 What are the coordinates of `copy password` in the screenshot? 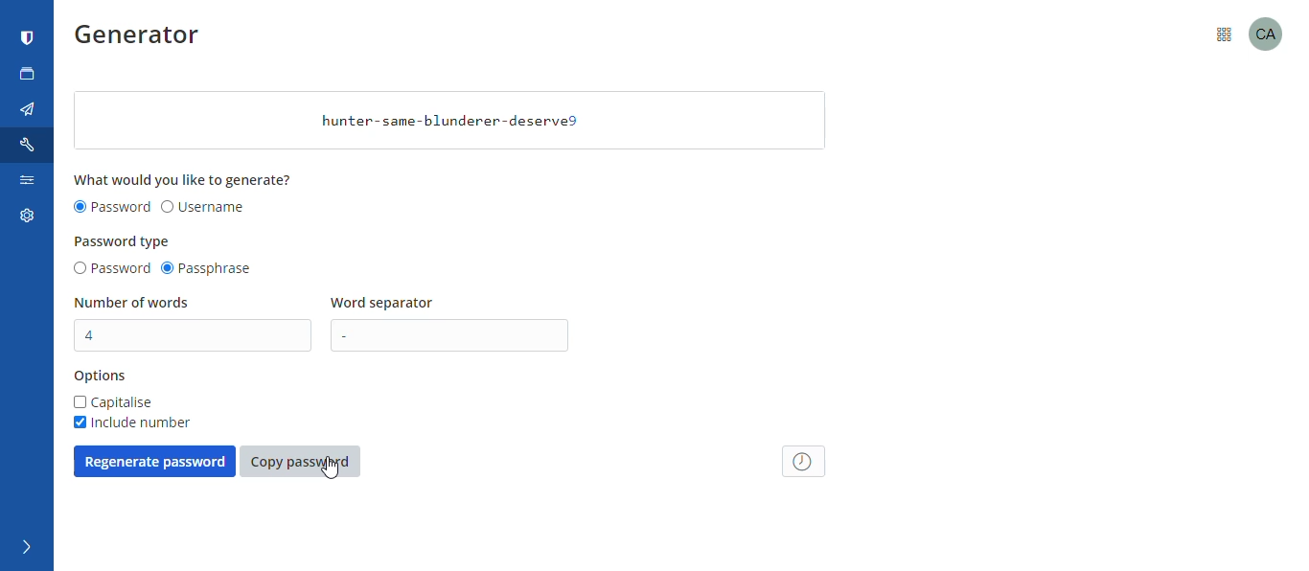 It's located at (300, 462).